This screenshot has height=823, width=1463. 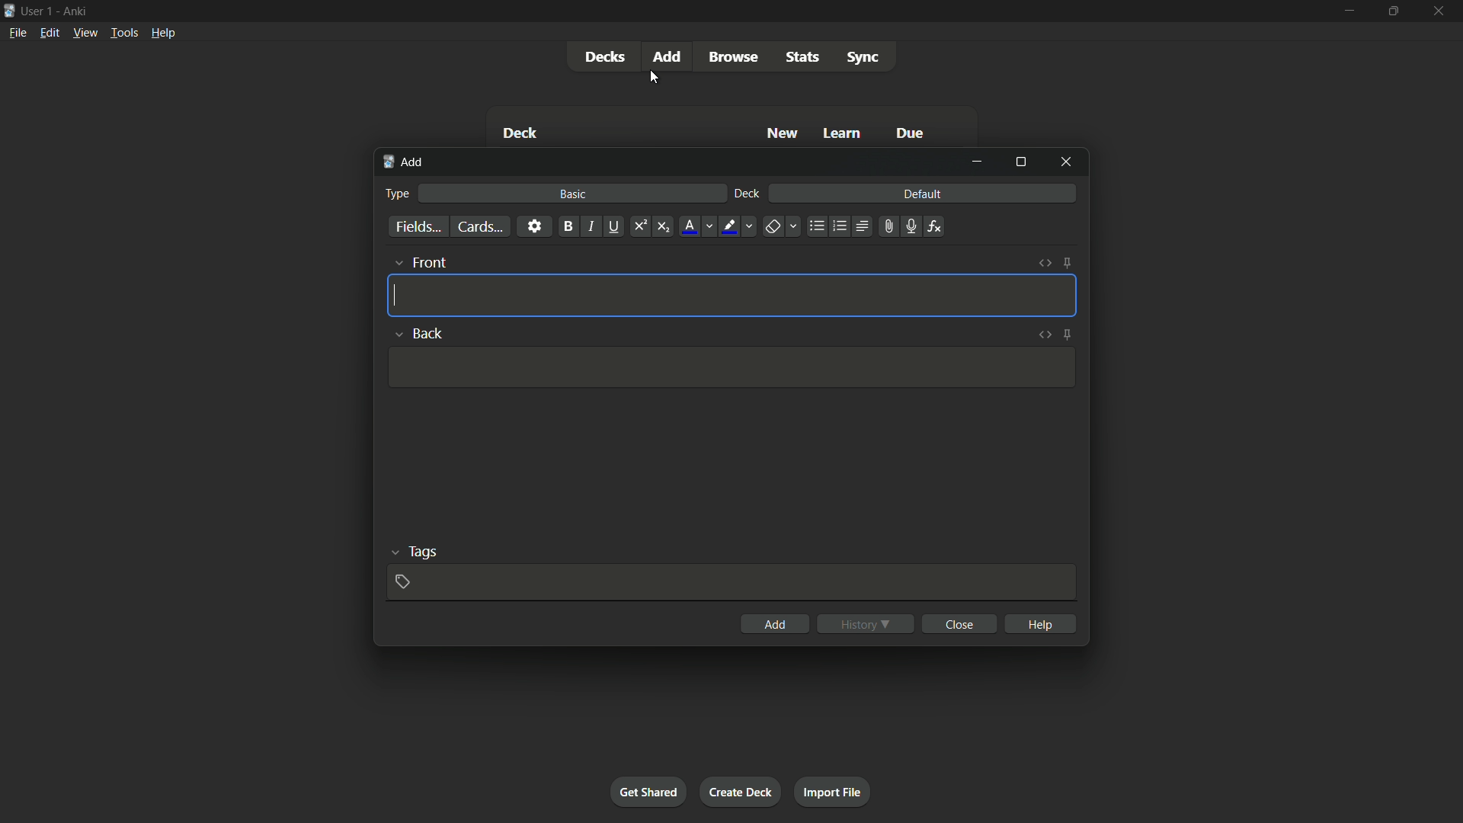 What do you see at coordinates (911, 135) in the screenshot?
I see `due` at bounding box center [911, 135].